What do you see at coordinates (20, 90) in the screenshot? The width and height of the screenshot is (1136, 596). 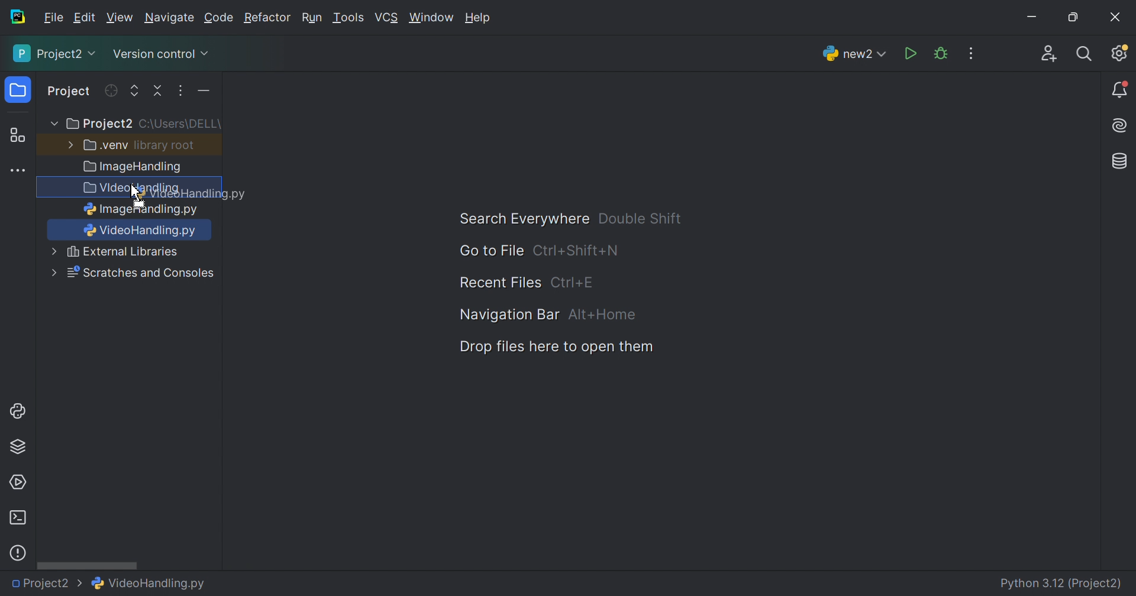 I see `Project icon` at bounding box center [20, 90].